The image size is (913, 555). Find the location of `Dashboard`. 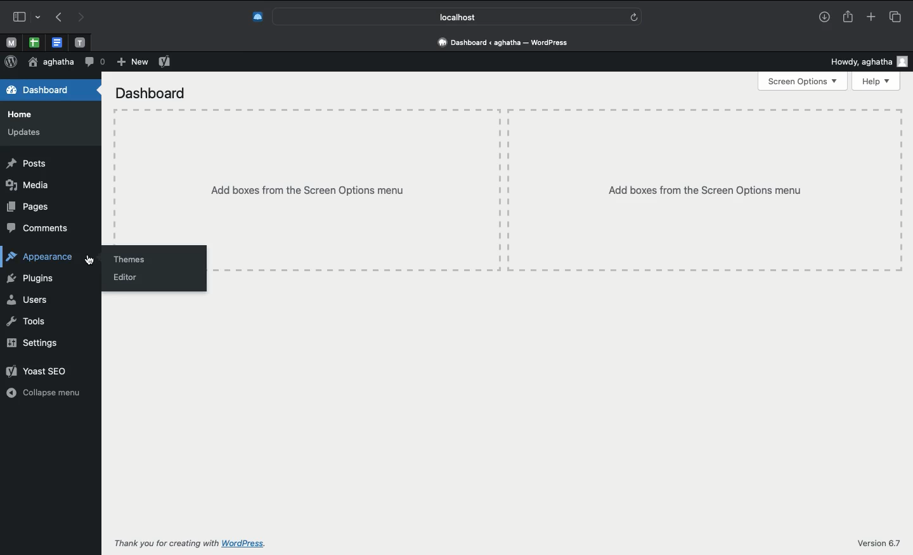

Dashboard is located at coordinates (39, 91).